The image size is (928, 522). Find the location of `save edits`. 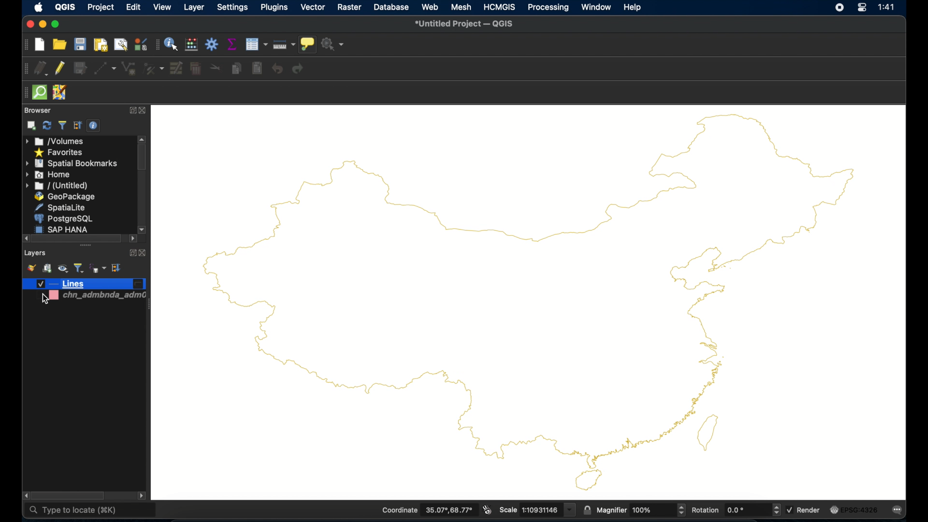

save edits is located at coordinates (80, 69).